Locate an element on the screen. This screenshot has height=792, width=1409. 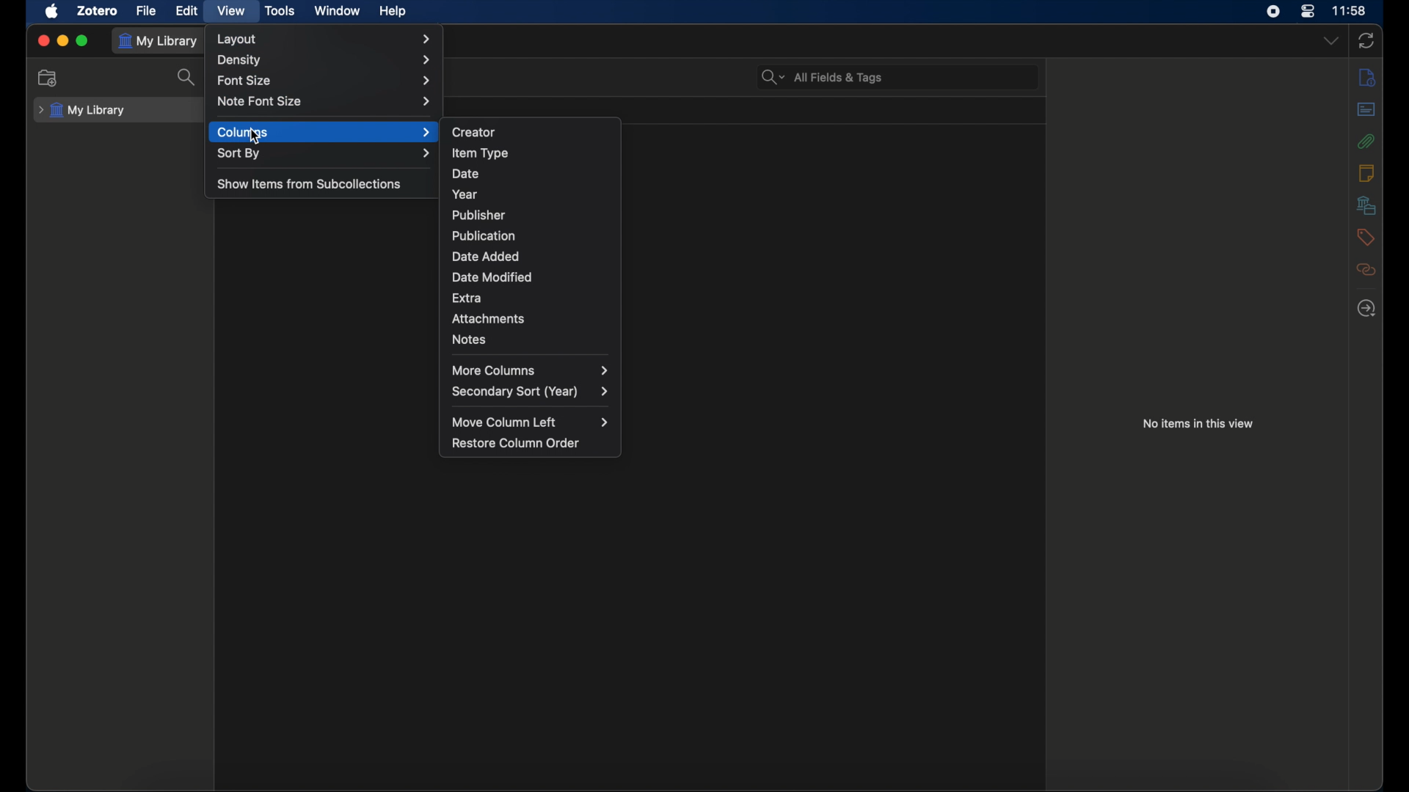
date modified is located at coordinates (492, 277).